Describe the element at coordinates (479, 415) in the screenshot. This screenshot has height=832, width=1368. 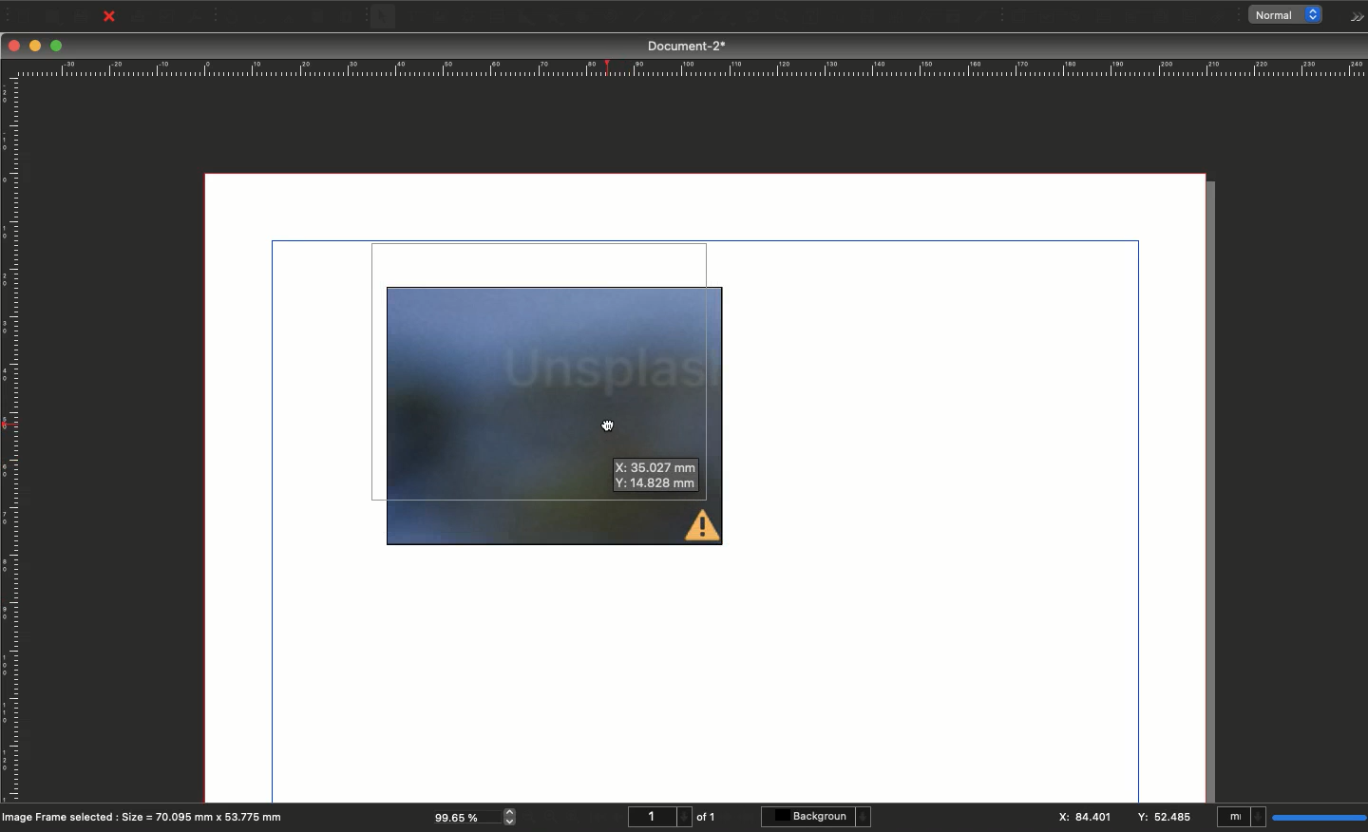
I see `image` at that location.